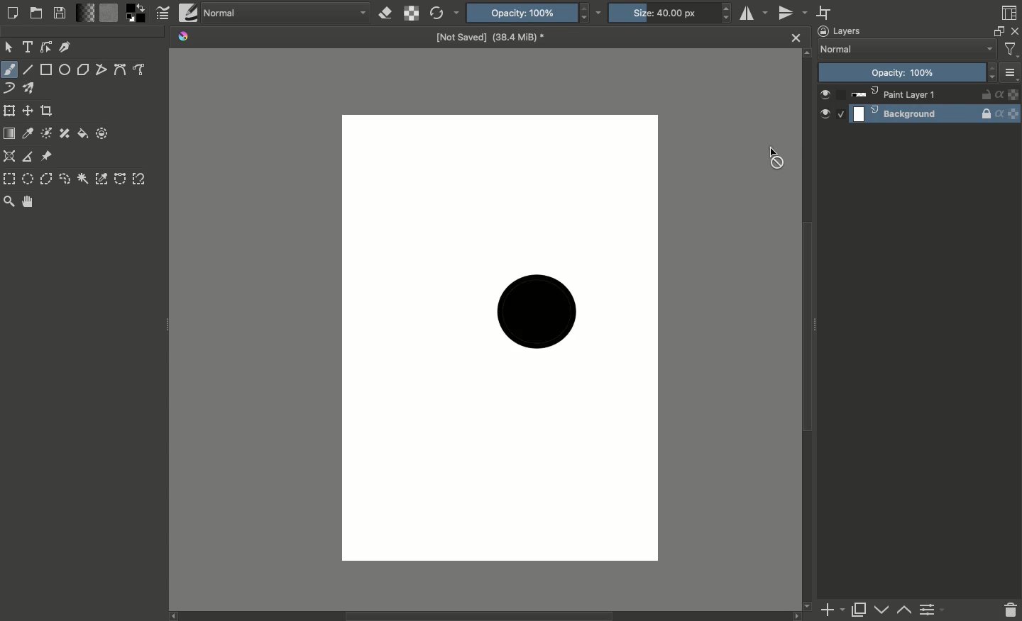 This screenshot has width=1022, height=621. What do you see at coordinates (862, 610) in the screenshot?
I see `Duplicate layer` at bounding box center [862, 610].